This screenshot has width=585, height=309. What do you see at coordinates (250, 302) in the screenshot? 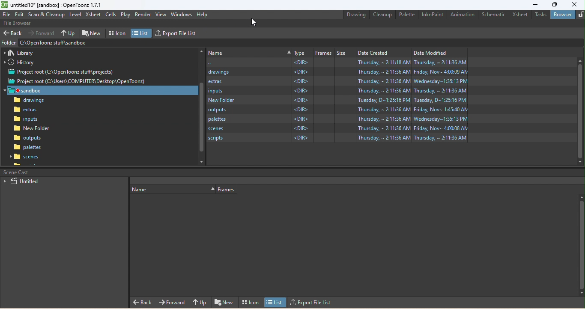
I see `Icon` at bounding box center [250, 302].